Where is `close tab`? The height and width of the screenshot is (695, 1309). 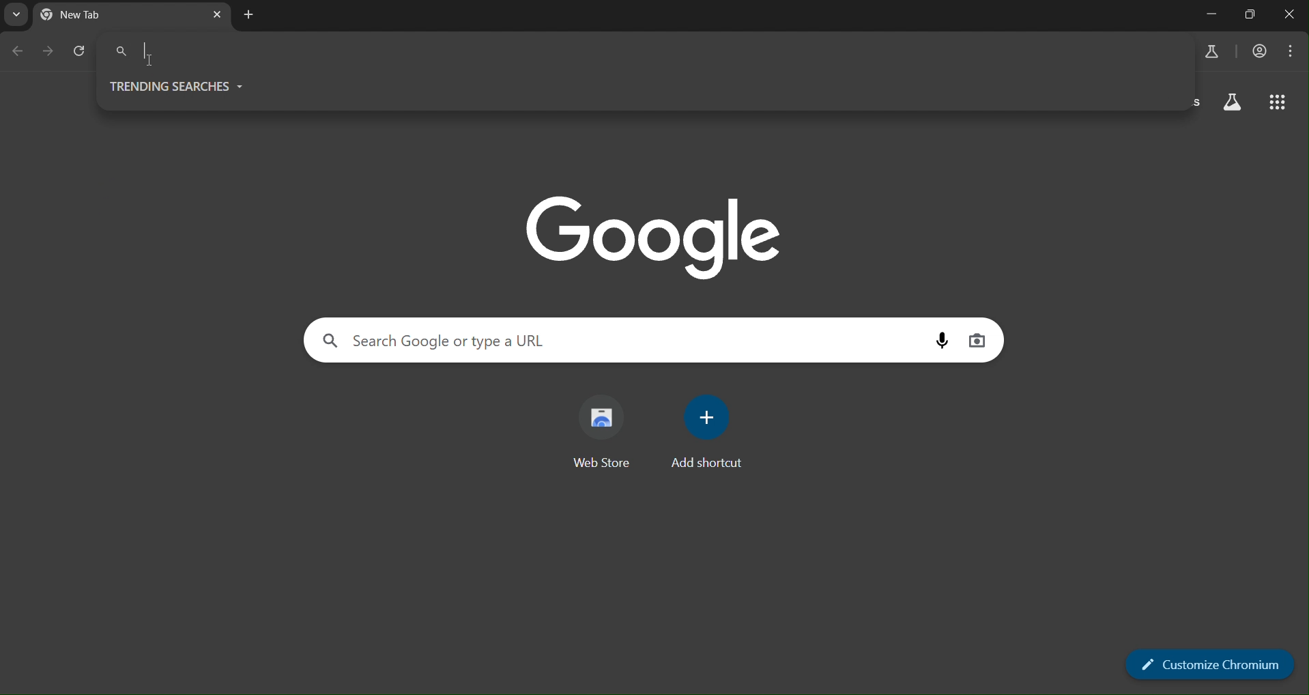 close tab is located at coordinates (216, 14).